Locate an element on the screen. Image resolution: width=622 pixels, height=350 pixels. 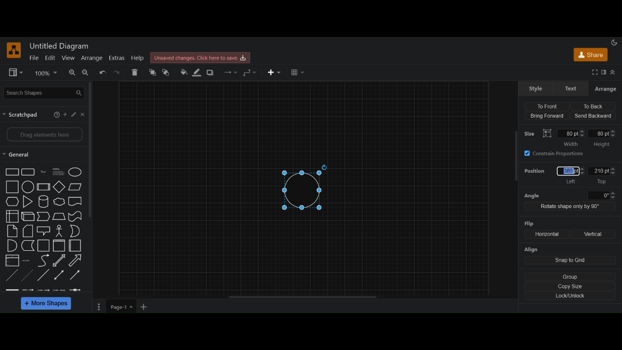
height is located at coordinates (603, 139).